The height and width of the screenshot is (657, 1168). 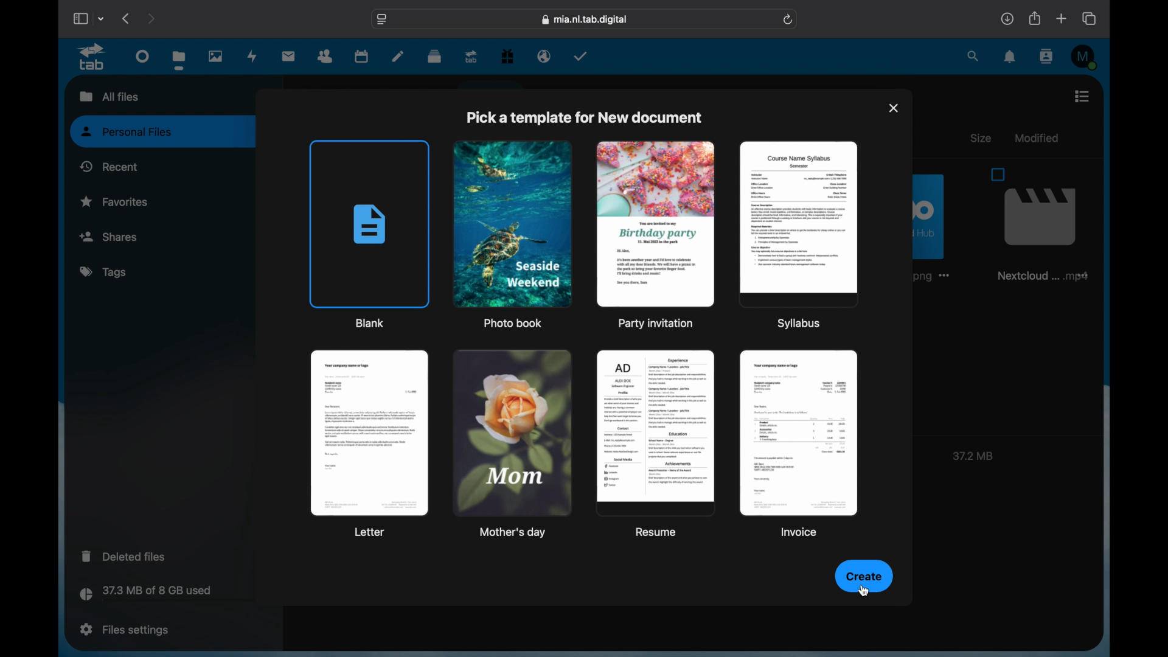 I want to click on close, so click(x=894, y=108).